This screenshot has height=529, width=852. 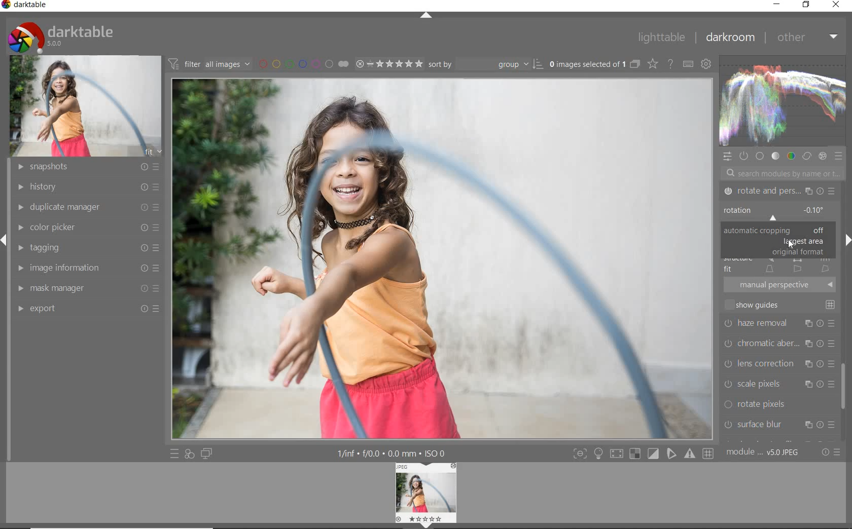 What do you see at coordinates (486, 63) in the screenshot?
I see `sort` at bounding box center [486, 63].